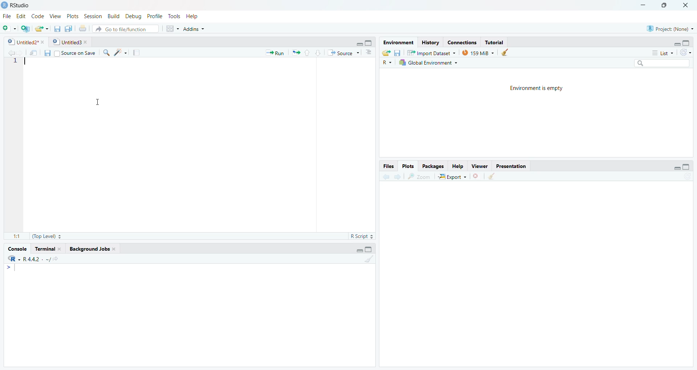  What do you see at coordinates (113, 17) in the screenshot?
I see `Build` at bounding box center [113, 17].